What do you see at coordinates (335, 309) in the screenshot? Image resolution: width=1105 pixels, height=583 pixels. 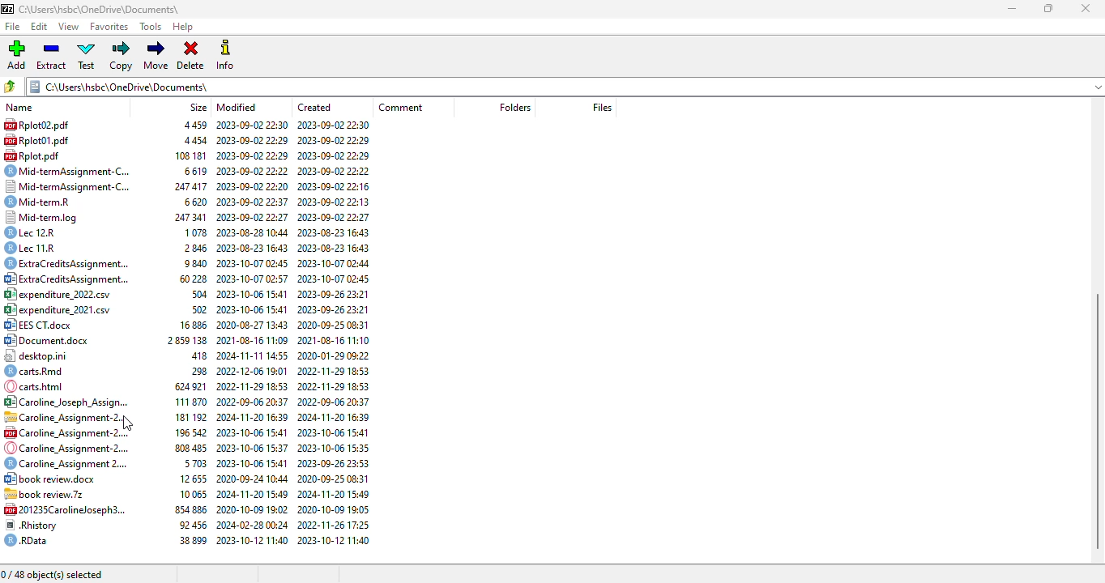 I see `2003-00-76 22.91` at bounding box center [335, 309].